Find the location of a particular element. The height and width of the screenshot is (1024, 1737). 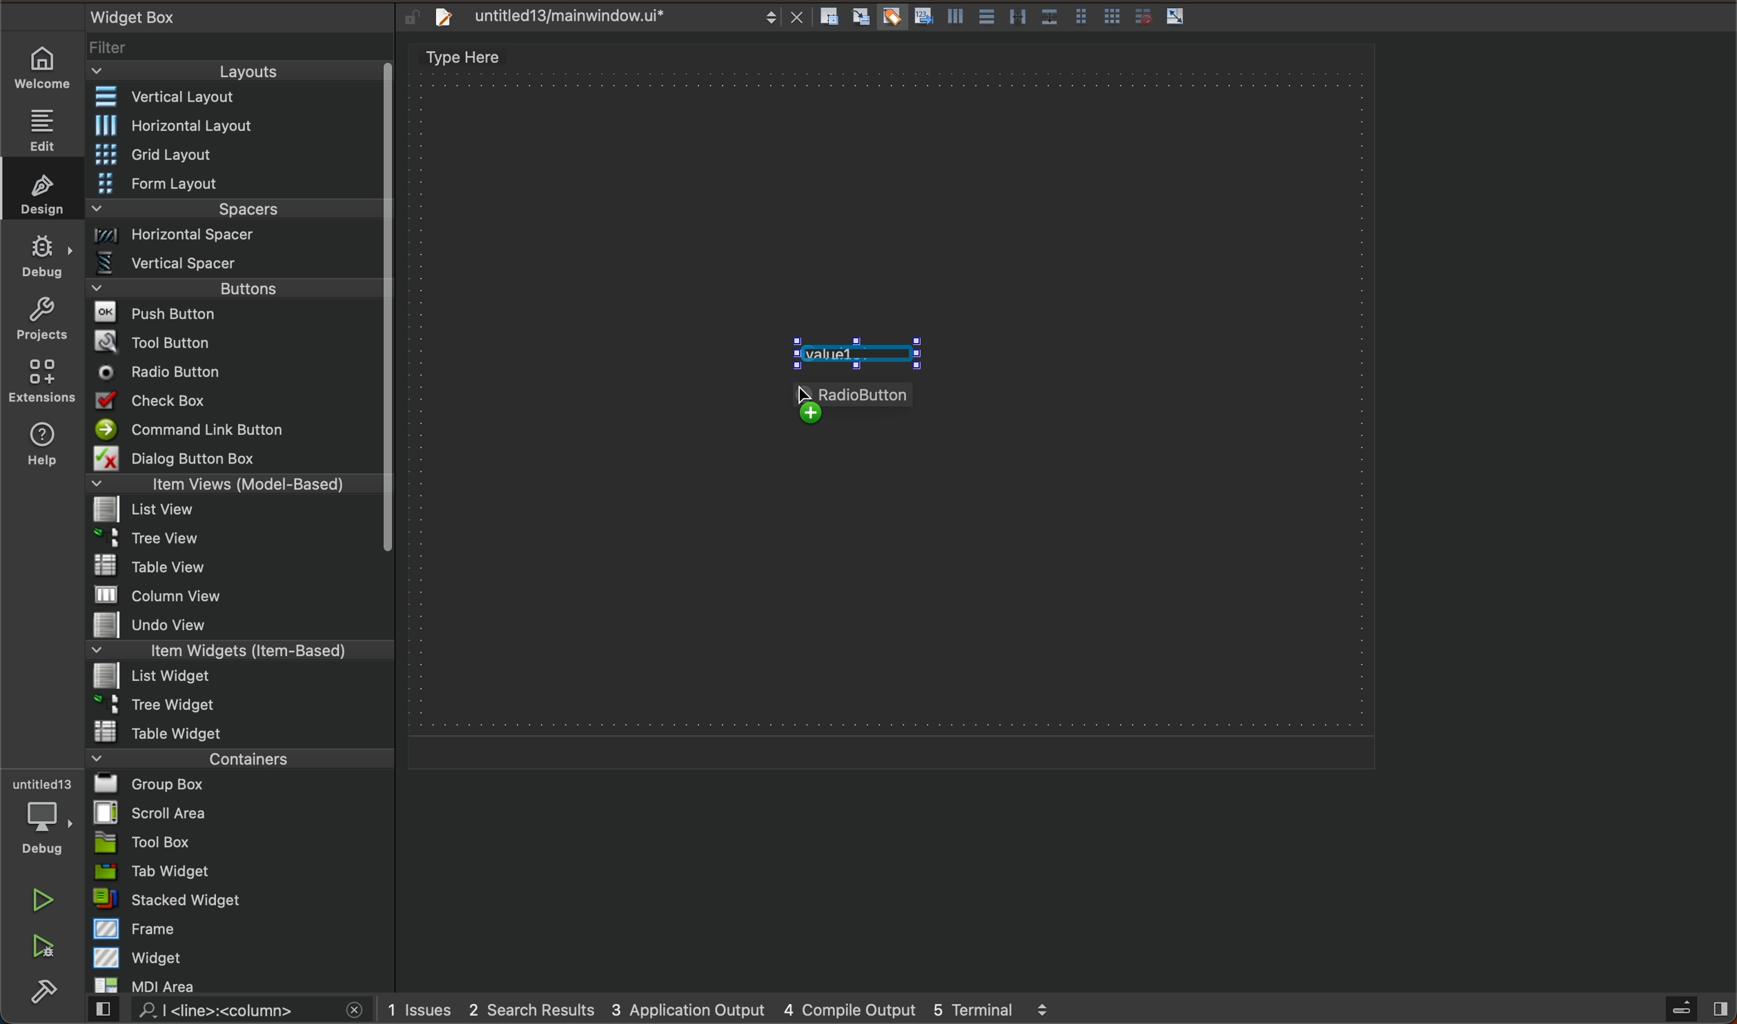

sidebar  is located at coordinates (1684, 1010).